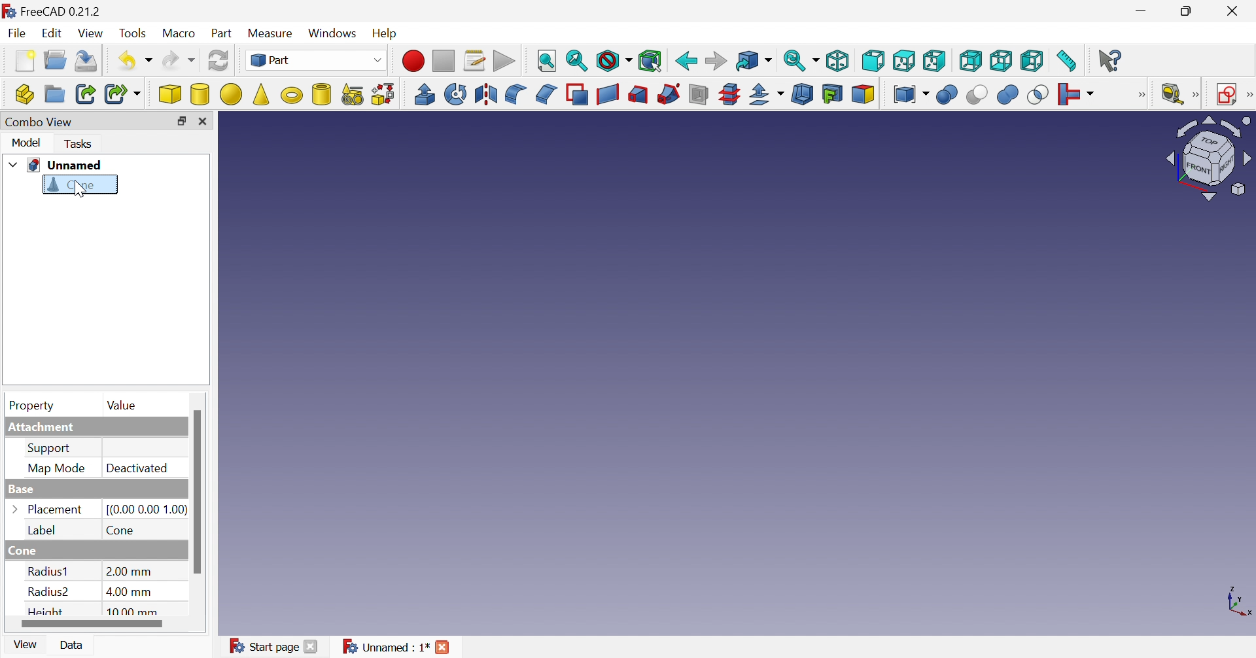 The height and width of the screenshot is (658, 1256). What do you see at coordinates (183, 121) in the screenshot?
I see `Restore down` at bounding box center [183, 121].